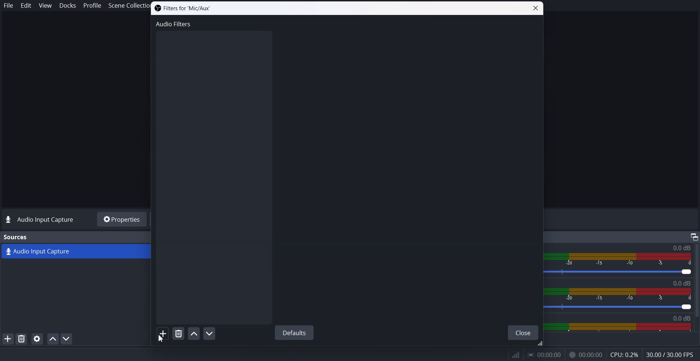 The image size is (700, 361). What do you see at coordinates (623, 272) in the screenshot?
I see `Volume level adjuster` at bounding box center [623, 272].